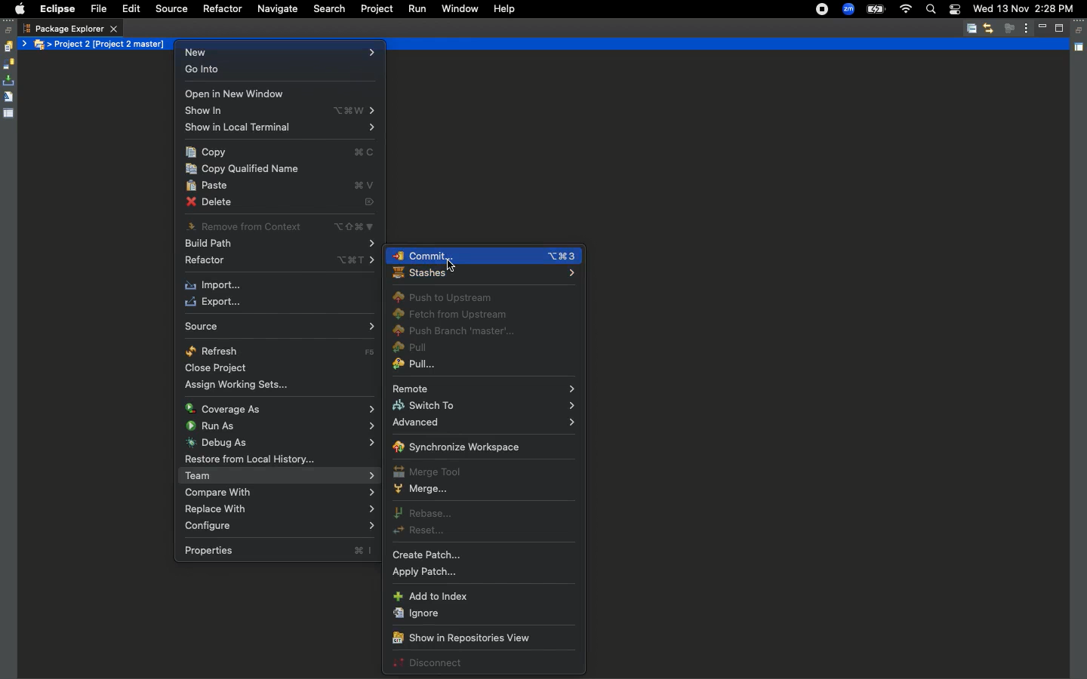 This screenshot has height=679, width=1087. Describe the element at coordinates (285, 227) in the screenshot. I see `Remove from context` at that location.